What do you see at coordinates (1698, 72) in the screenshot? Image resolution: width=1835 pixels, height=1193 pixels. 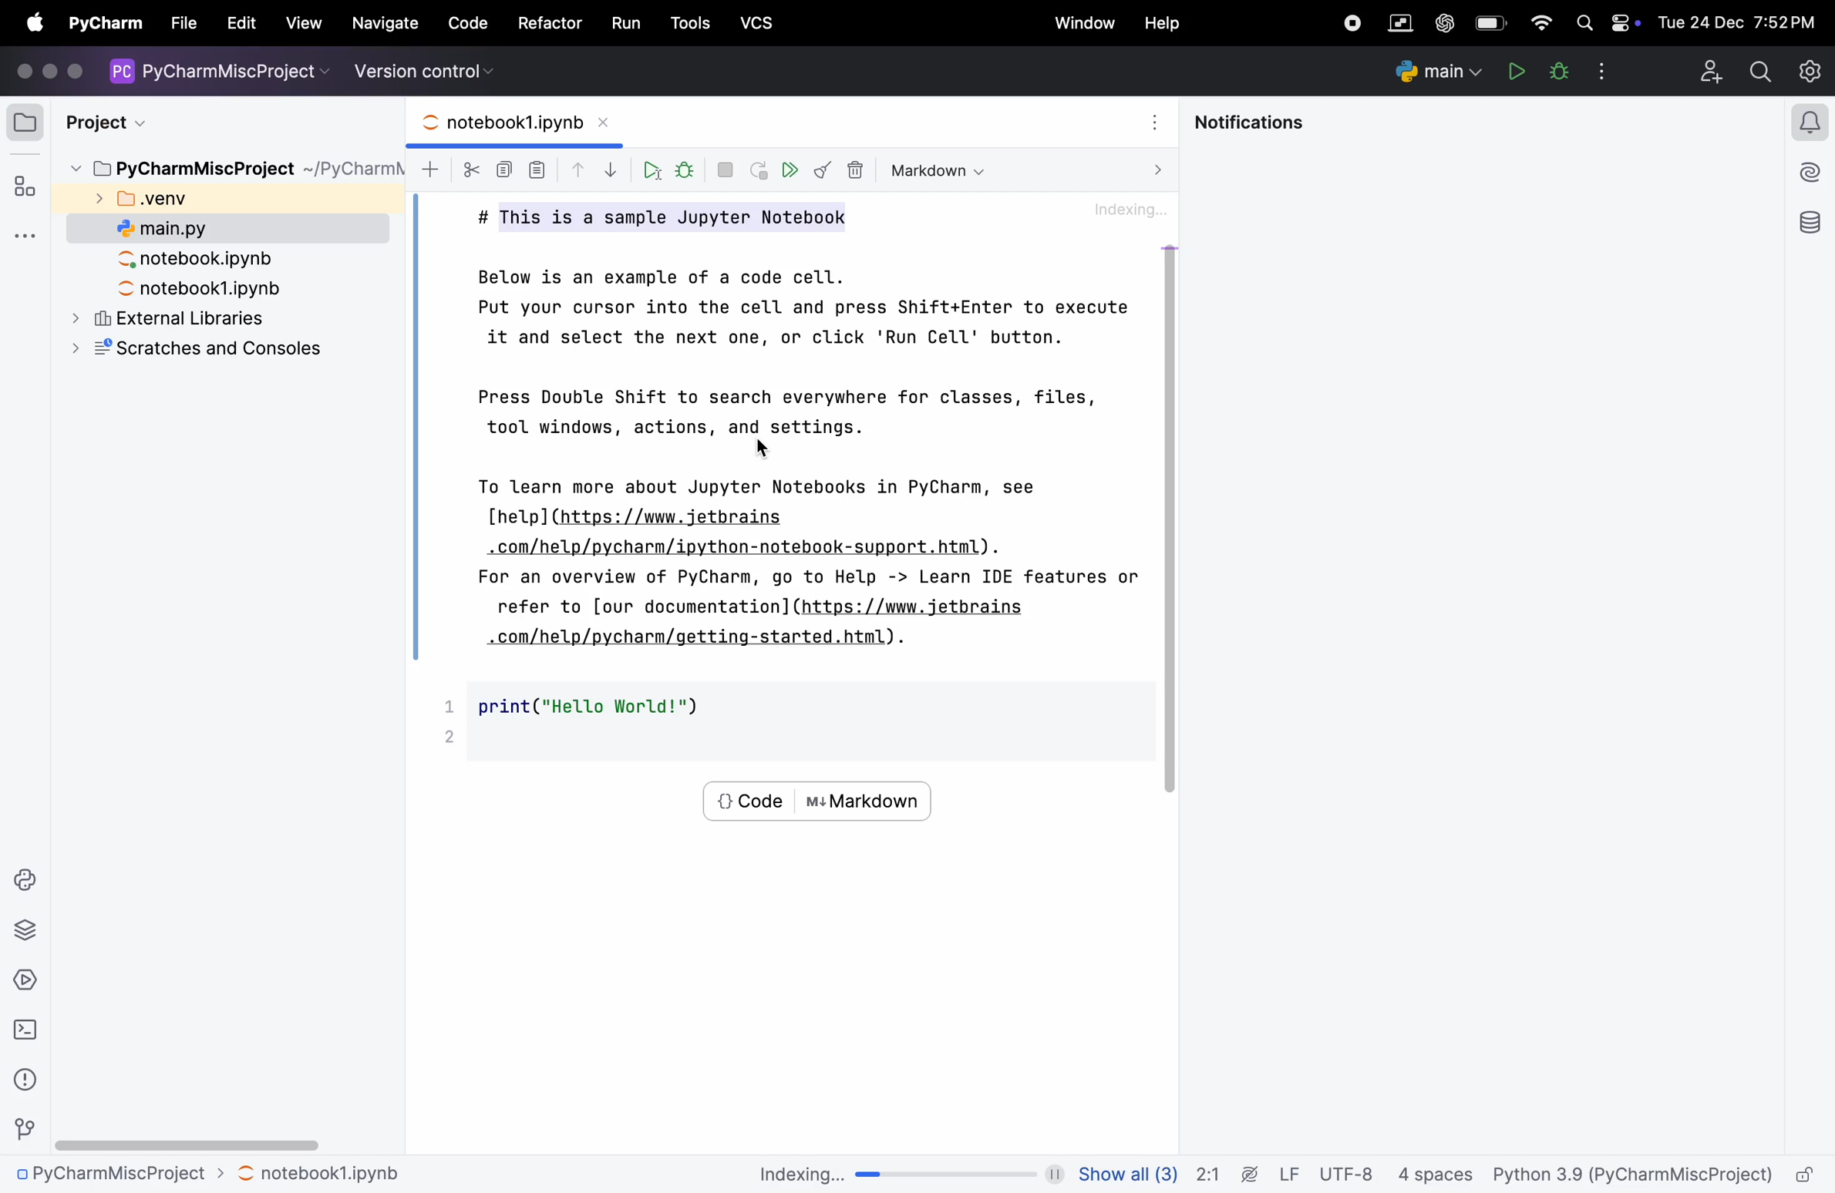 I see `add profile` at bounding box center [1698, 72].